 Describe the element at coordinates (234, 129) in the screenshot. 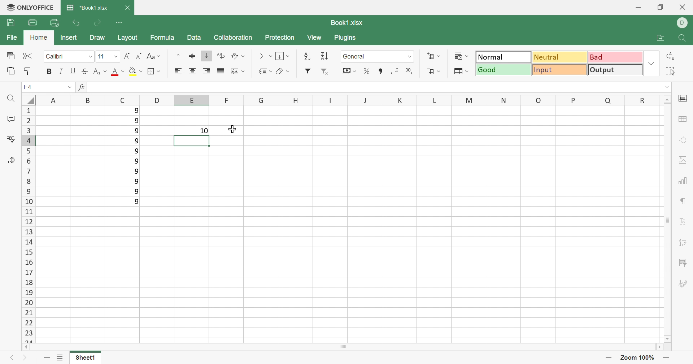

I see `Cursor` at that location.